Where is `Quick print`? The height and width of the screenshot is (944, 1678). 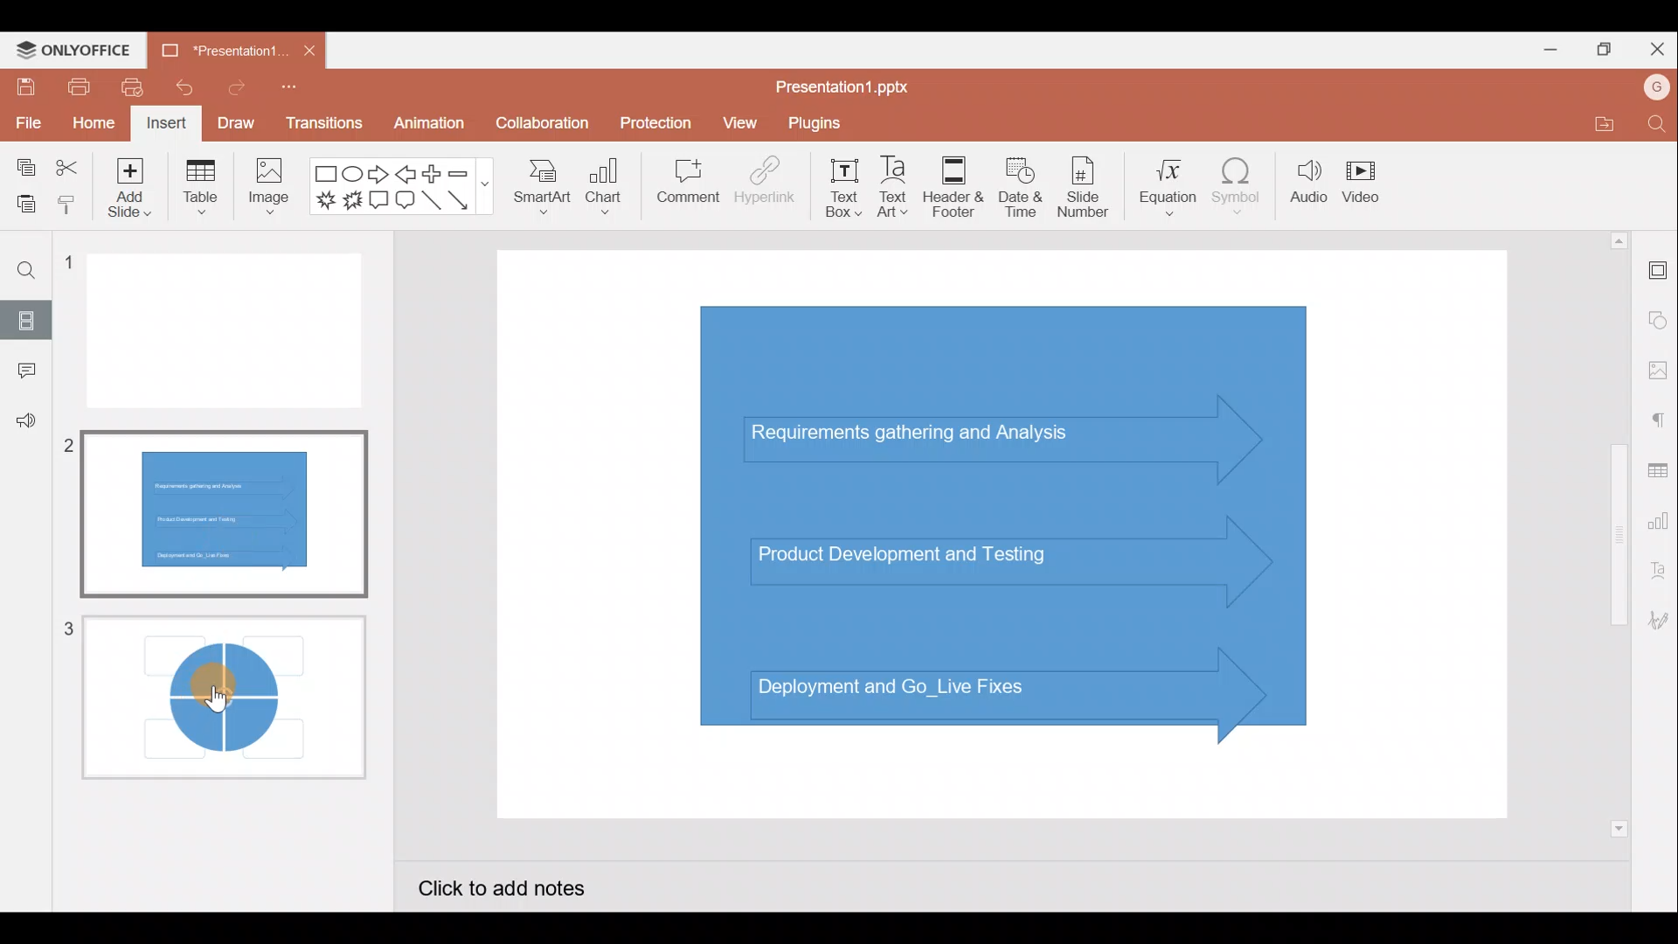
Quick print is located at coordinates (133, 87).